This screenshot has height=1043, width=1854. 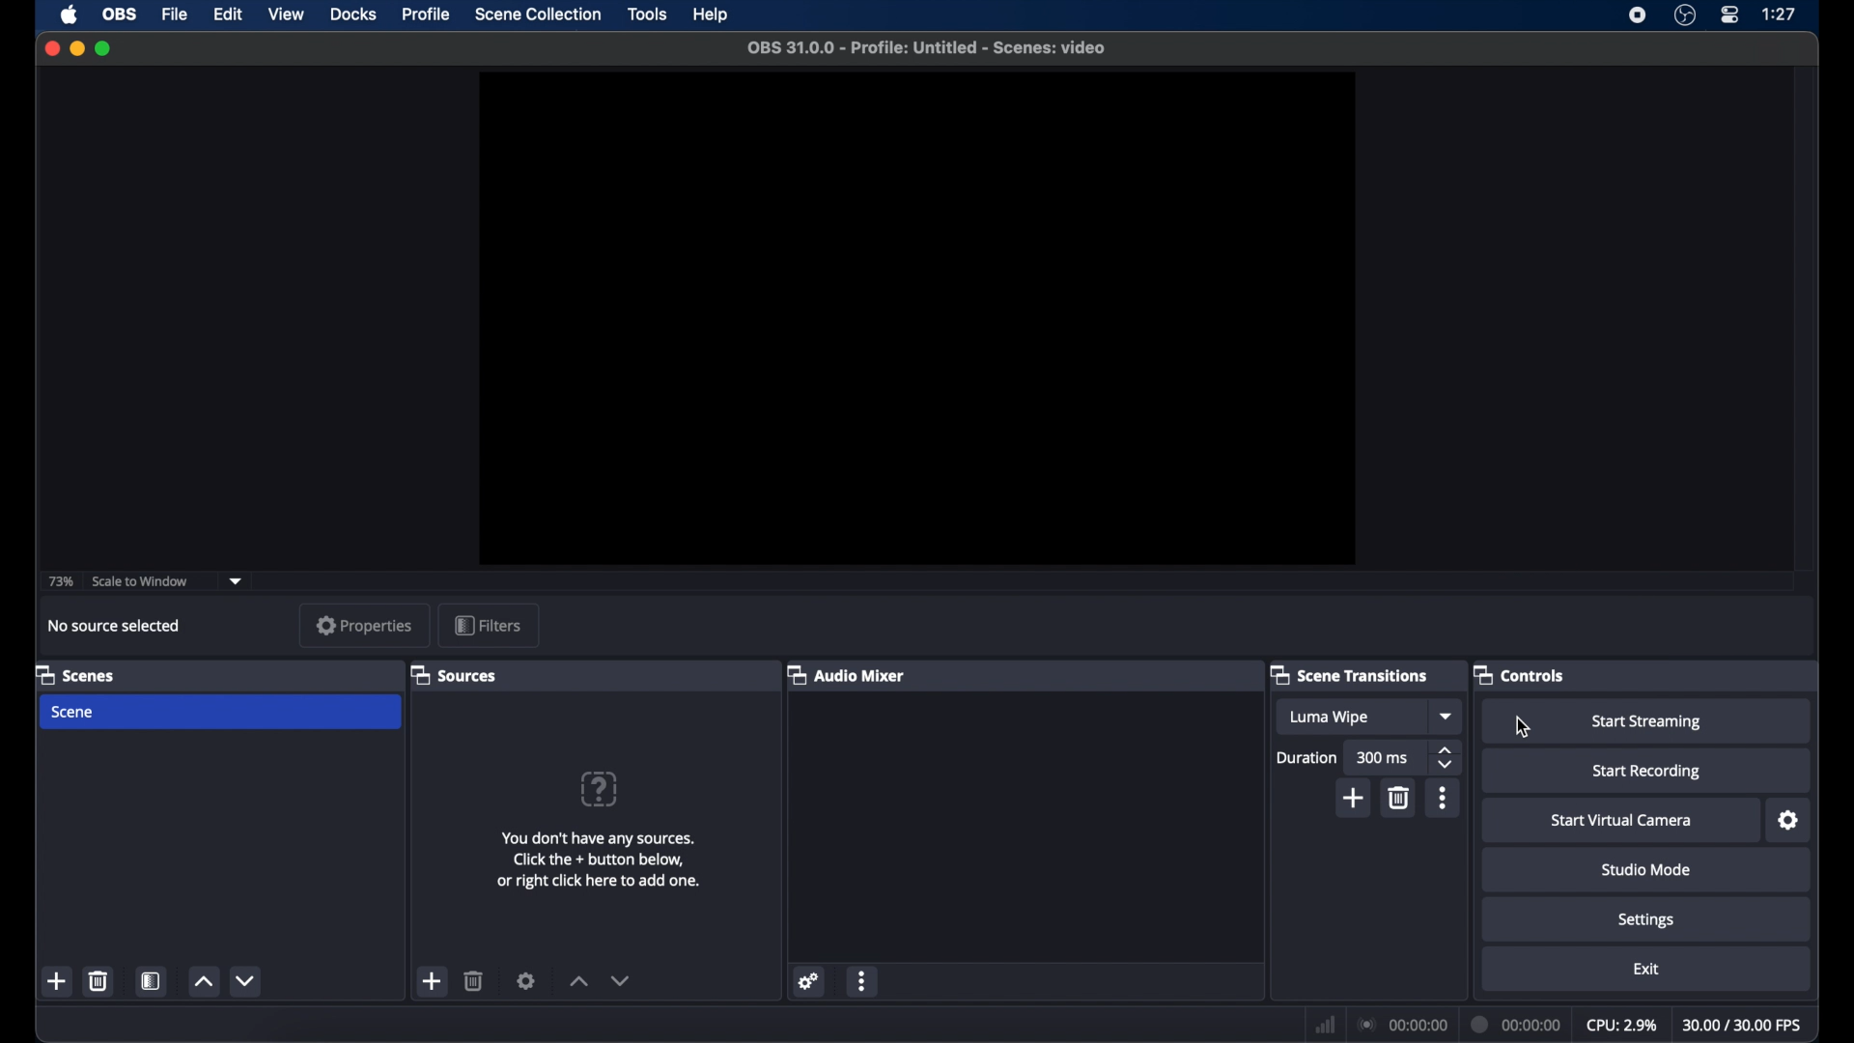 I want to click on sources, so click(x=456, y=675).